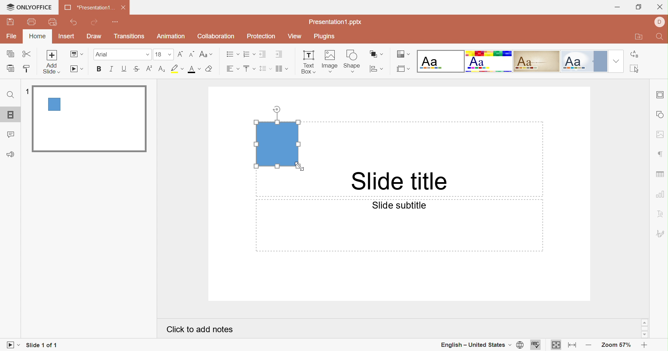 The width and height of the screenshot is (668, 351). Describe the element at coordinates (636, 54) in the screenshot. I see `Replace` at that location.